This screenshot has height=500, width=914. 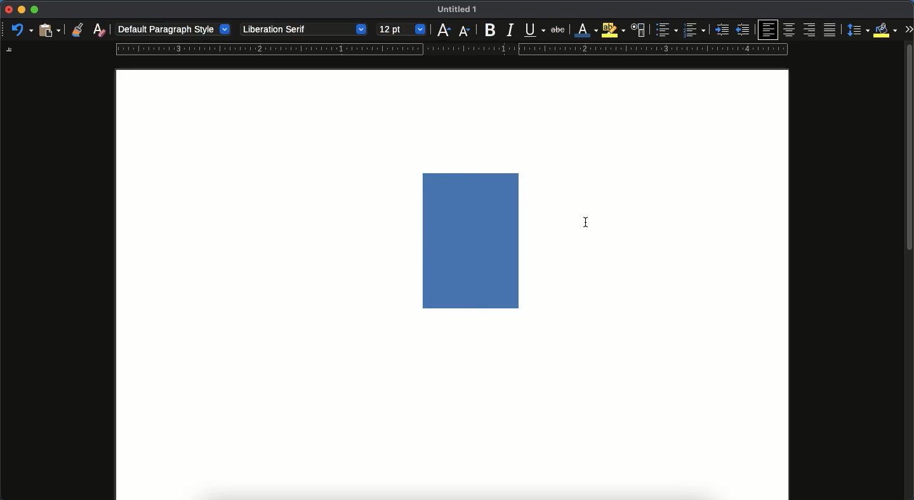 I want to click on underline, so click(x=534, y=31).